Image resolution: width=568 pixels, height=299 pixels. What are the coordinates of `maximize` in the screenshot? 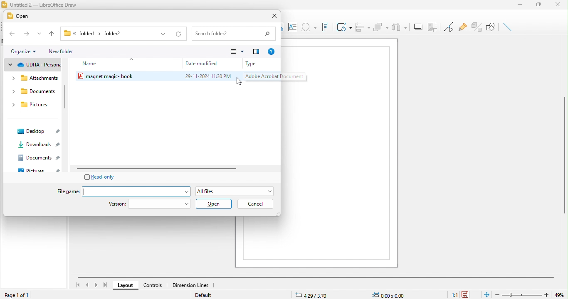 It's located at (539, 5).